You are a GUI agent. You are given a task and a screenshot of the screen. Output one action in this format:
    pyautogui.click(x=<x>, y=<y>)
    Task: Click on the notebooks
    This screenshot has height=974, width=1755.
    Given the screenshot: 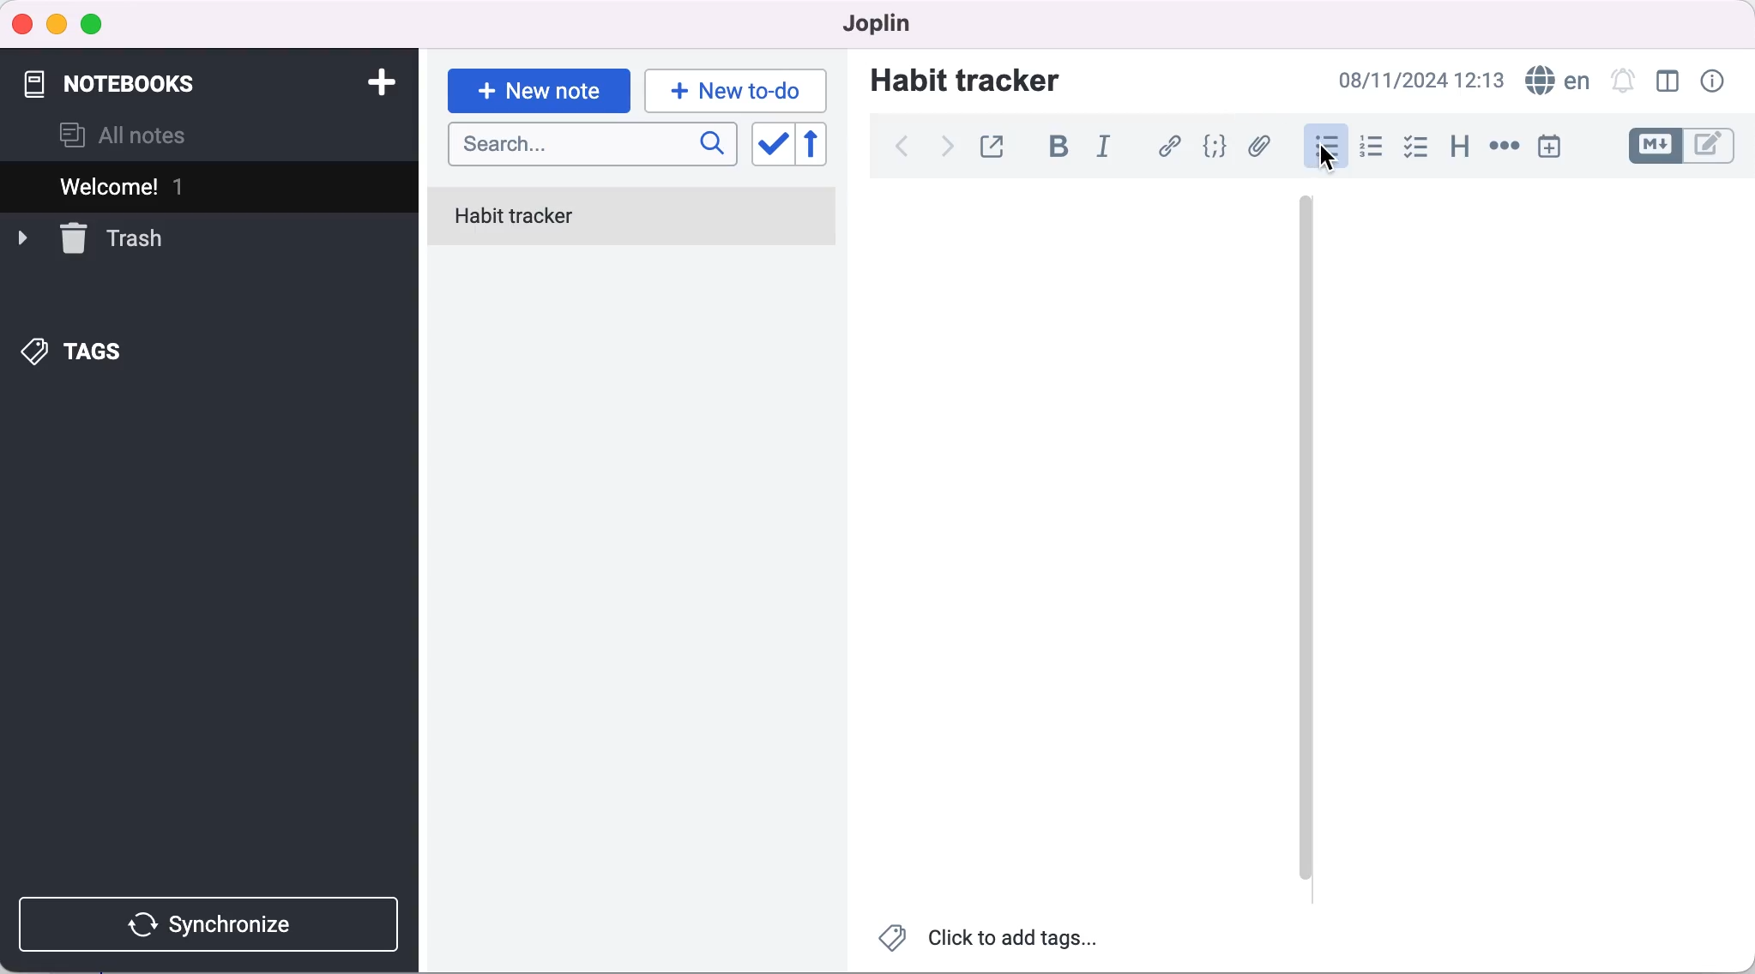 What is the action you would take?
    pyautogui.click(x=136, y=75)
    